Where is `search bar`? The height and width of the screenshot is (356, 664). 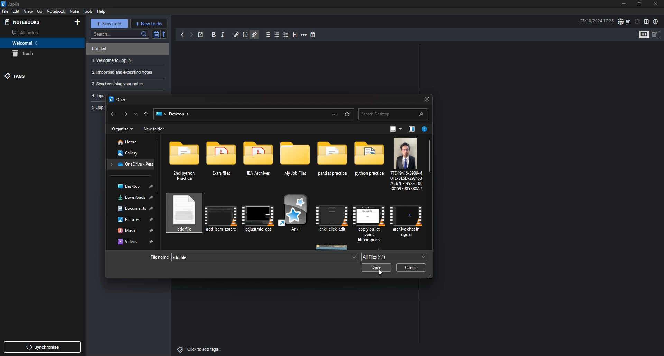 search bar is located at coordinates (393, 113).